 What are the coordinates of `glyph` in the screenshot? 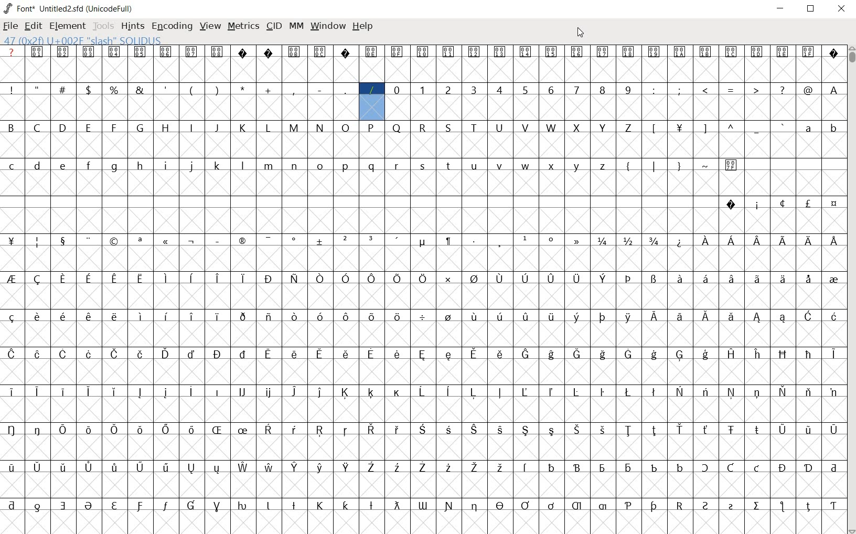 It's located at (577, 467).